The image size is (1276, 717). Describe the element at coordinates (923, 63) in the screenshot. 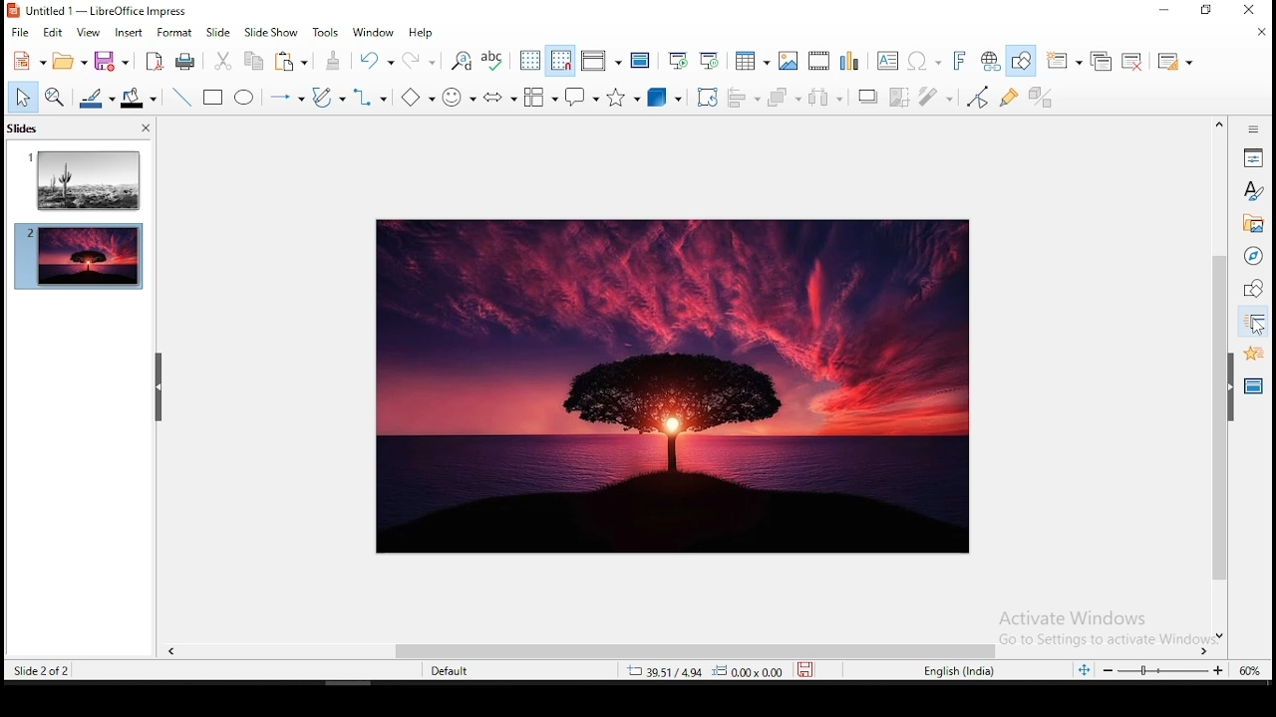

I see `special characters` at that location.